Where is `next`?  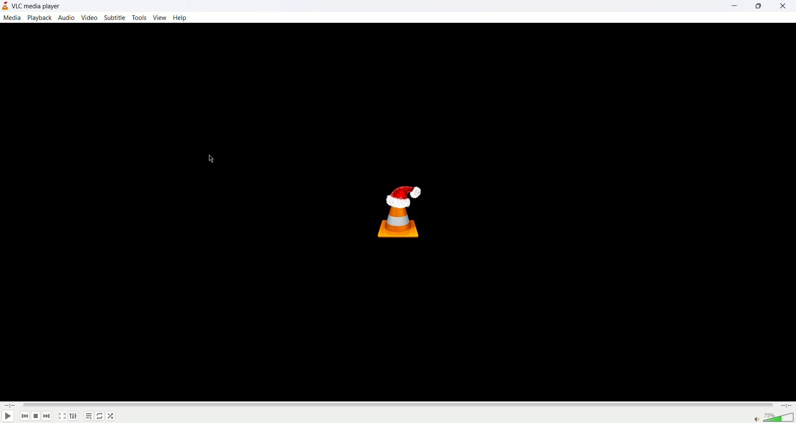
next is located at coordinates (48, 417).